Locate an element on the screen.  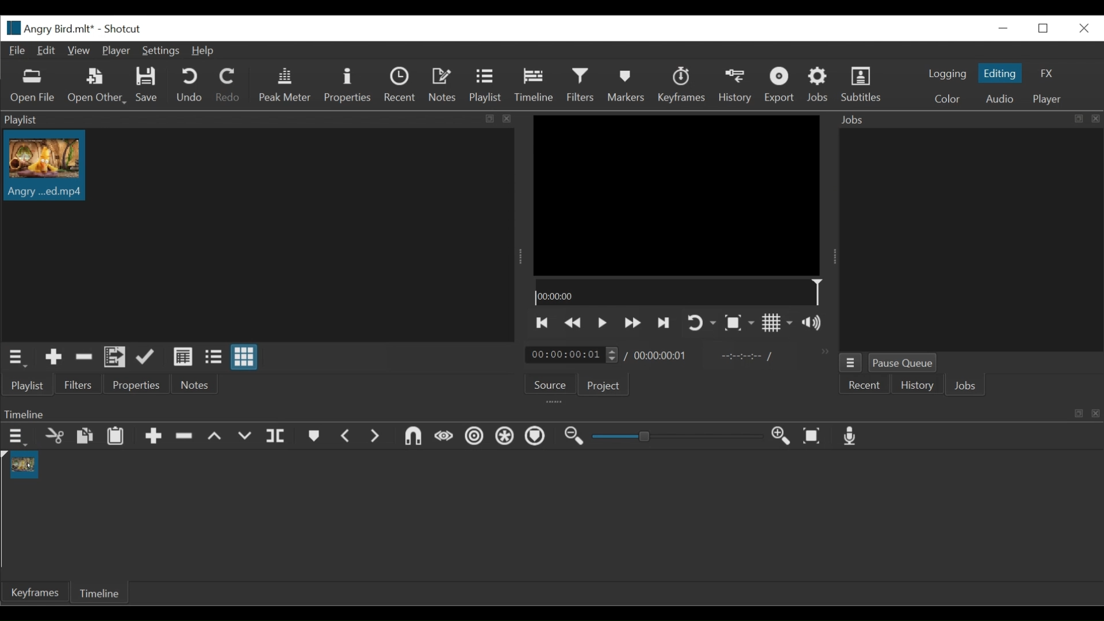
Paste is located at coordinates (118, 438).